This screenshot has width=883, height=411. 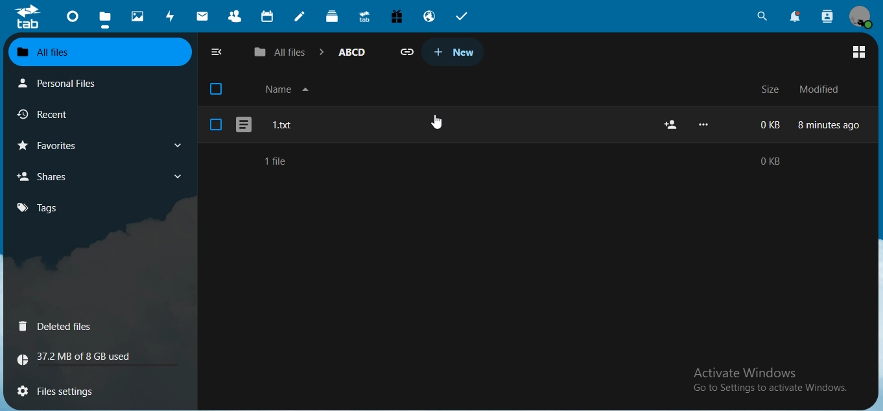 What do you see at coordinates (268, 17) in the screenshot?
I see `calendar` at bounding box center [268, 17].